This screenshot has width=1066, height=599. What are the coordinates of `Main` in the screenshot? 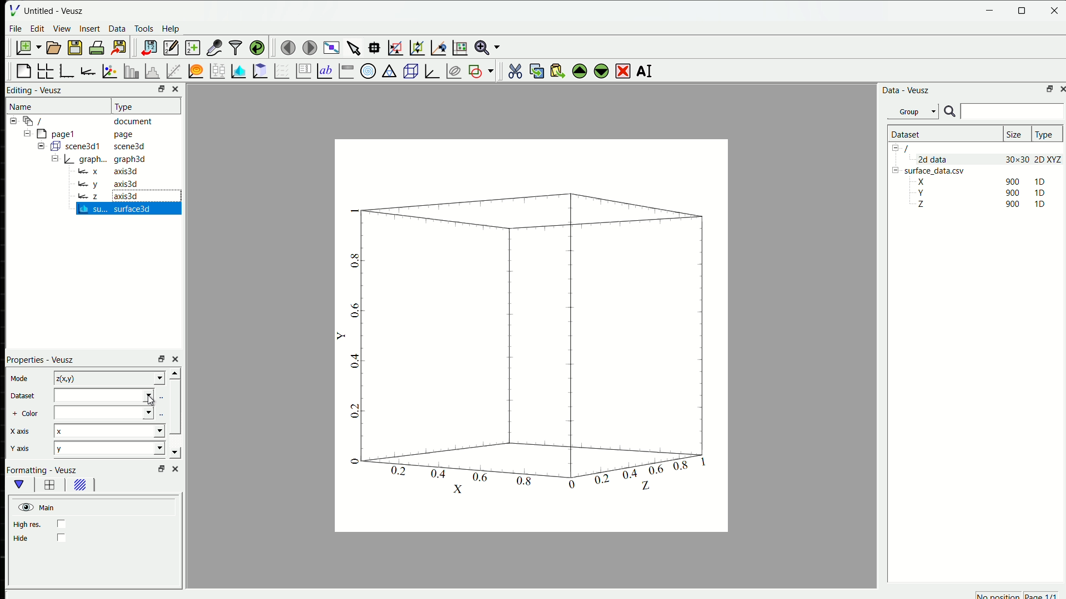 It's located at (37, 508).